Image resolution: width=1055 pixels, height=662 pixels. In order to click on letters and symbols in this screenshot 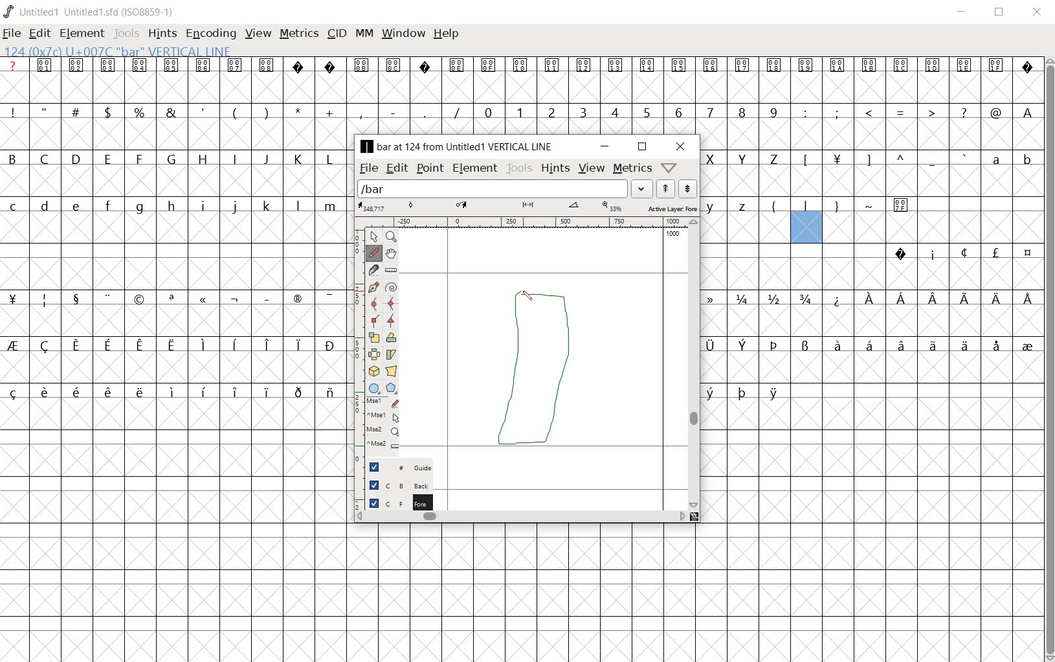, I will do `click(871, 157)`.